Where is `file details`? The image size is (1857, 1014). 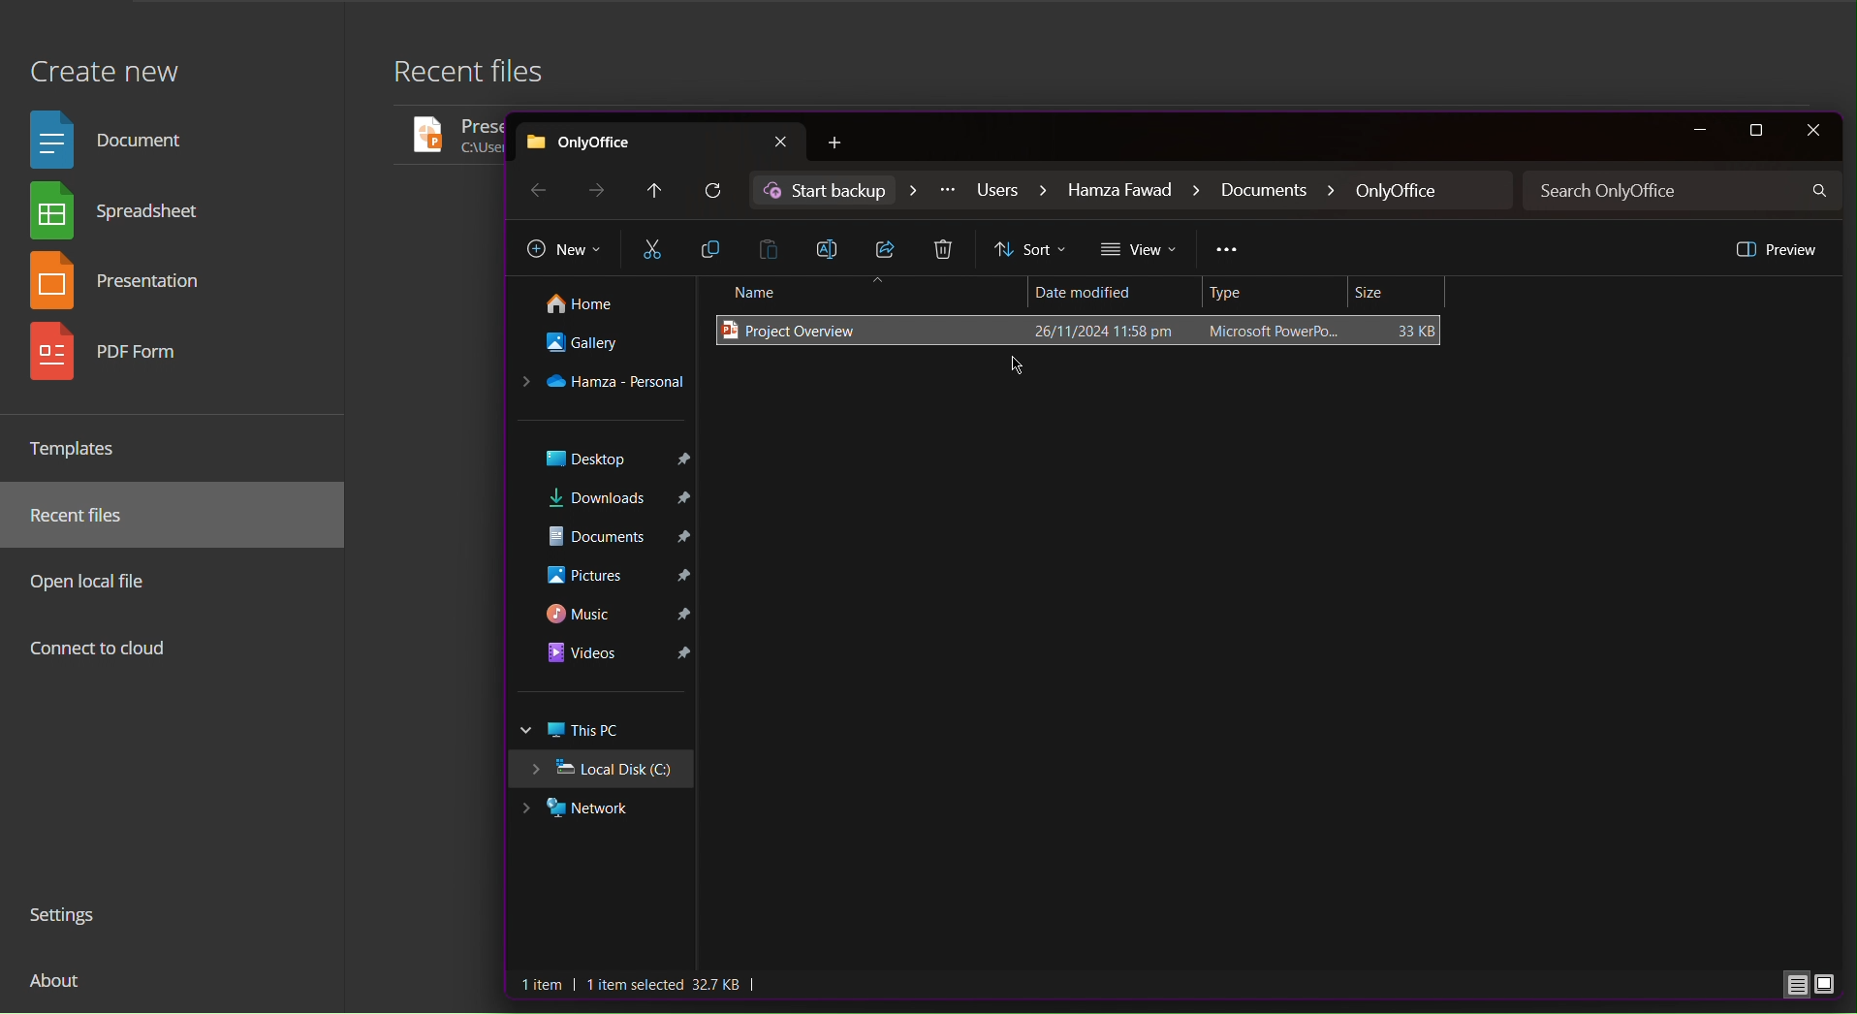 file details is located at coordinates (1215, 332).